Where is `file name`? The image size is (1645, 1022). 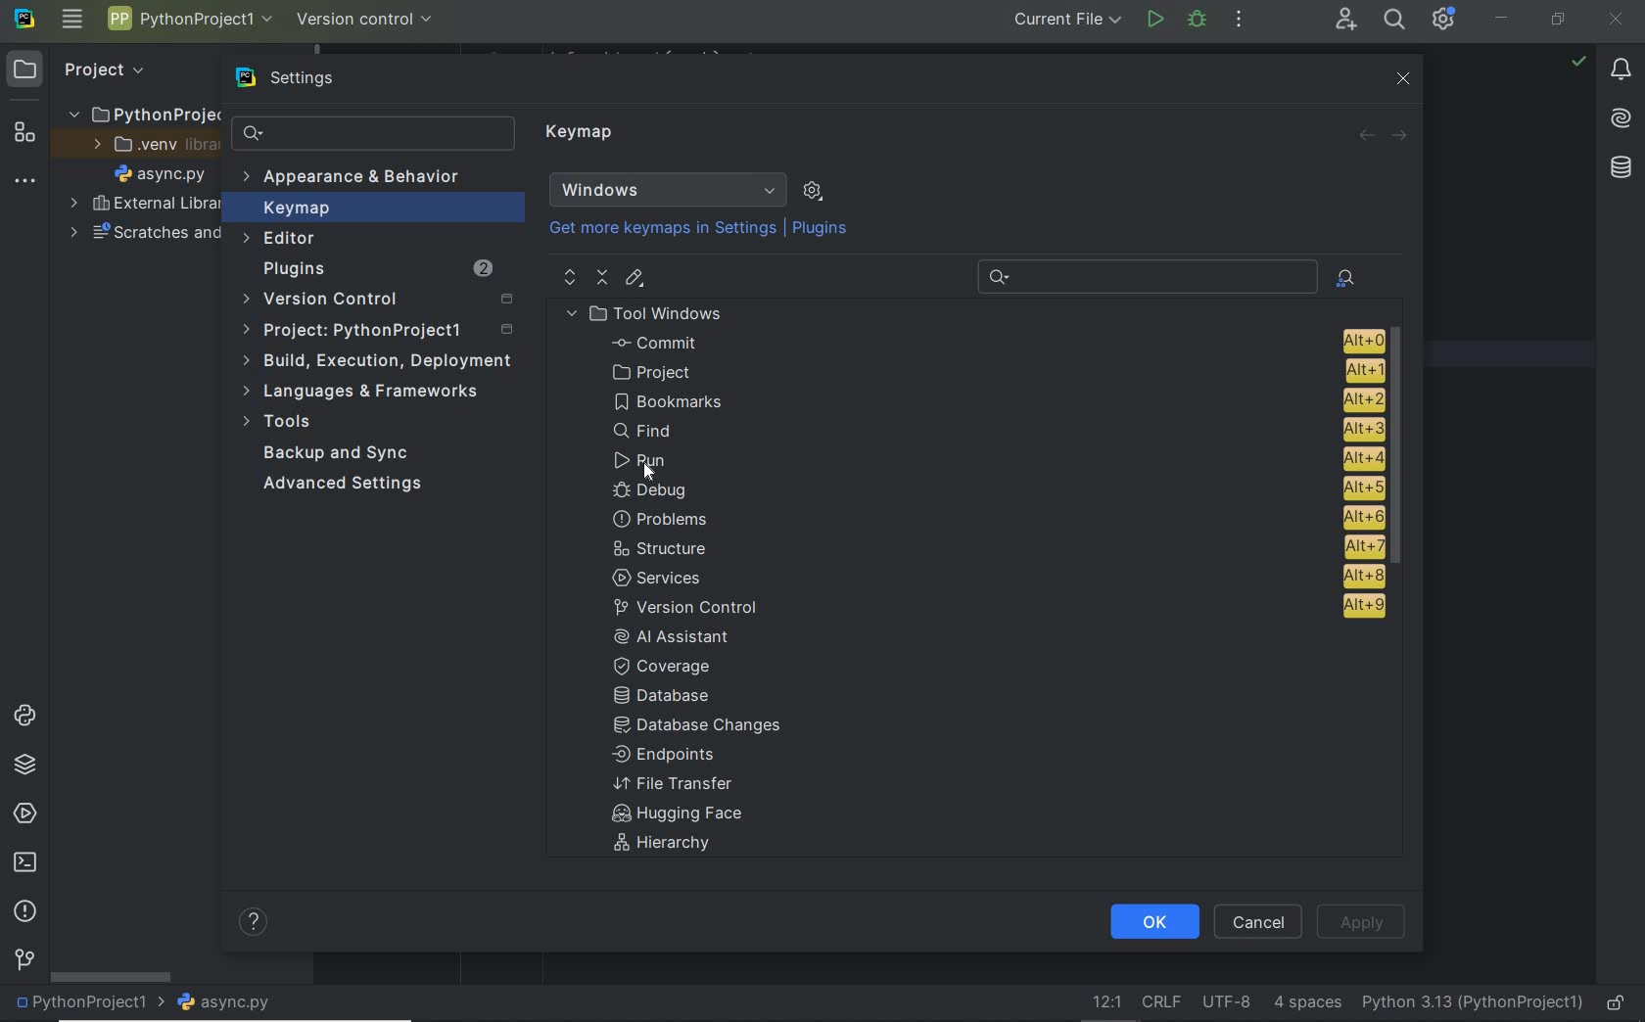
file name is located at coordinates (224, 1003).